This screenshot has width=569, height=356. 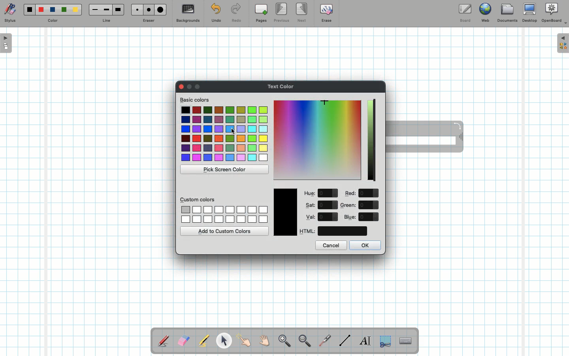 What do you see at coordinates (311, 217) in the screenshot?
I see `Val` at bounding box center [311, 217].